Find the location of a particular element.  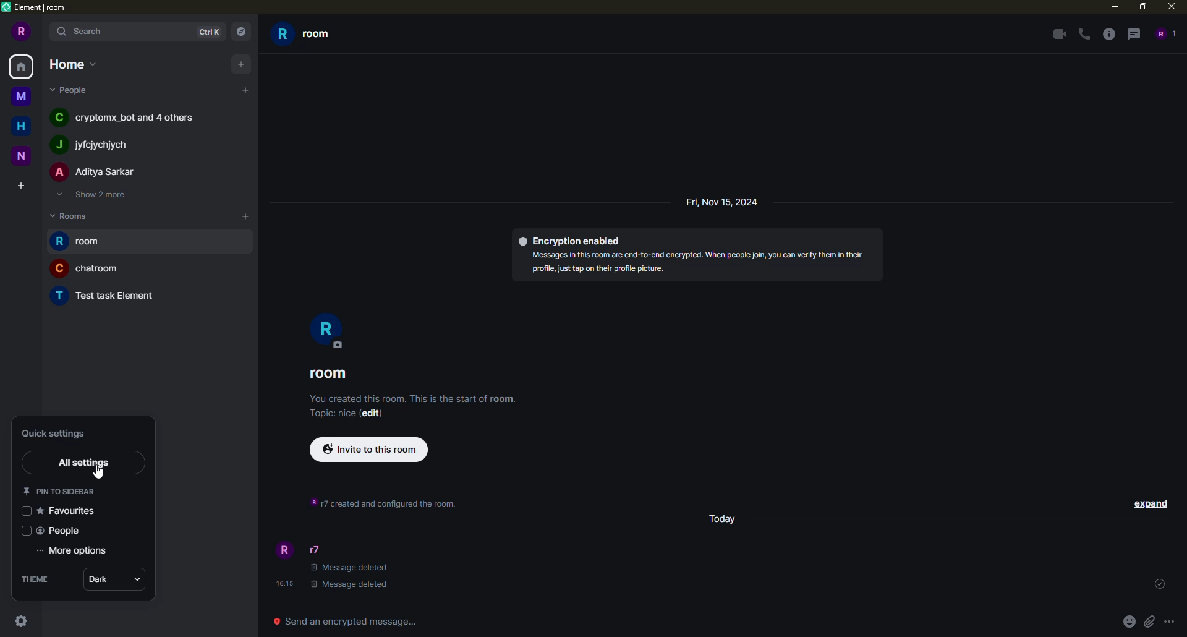

threads is located at coordinates (1132, 33).